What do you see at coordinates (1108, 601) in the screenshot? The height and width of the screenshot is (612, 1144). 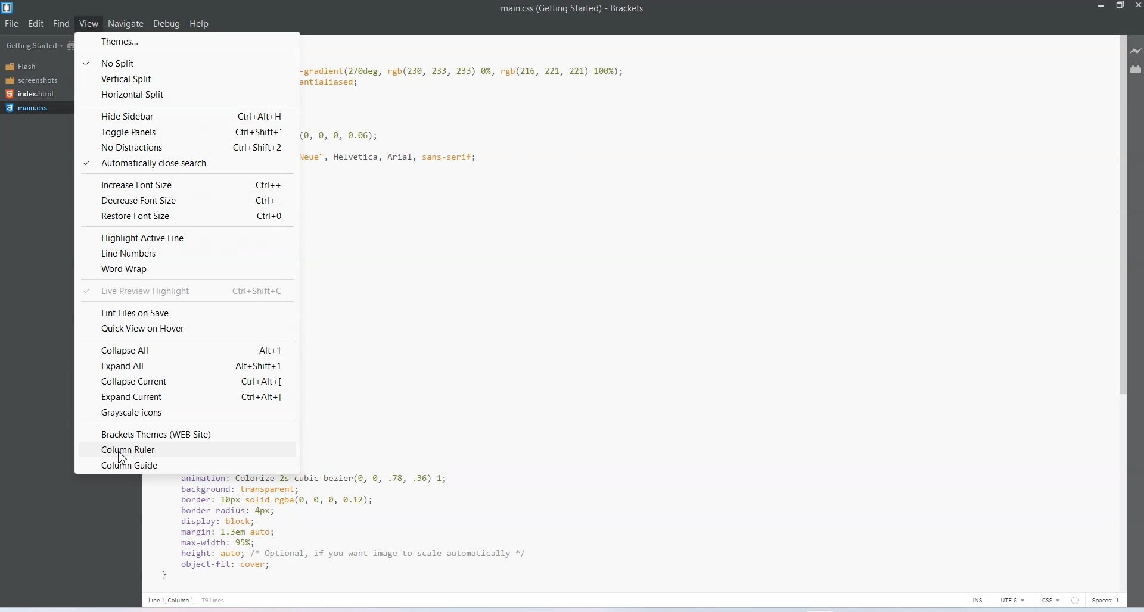 I see `Spaces 1` at bounding box center [1108, 601].